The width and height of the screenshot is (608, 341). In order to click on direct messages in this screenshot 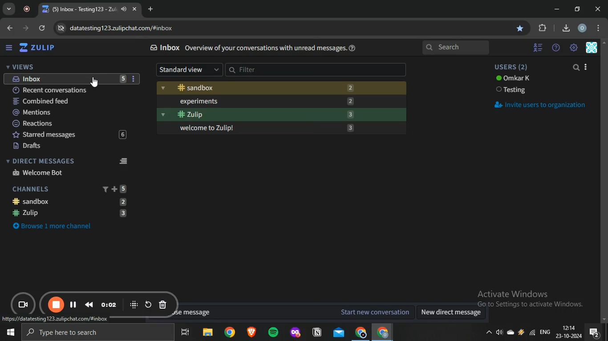, I will do `click(69, 161)`.